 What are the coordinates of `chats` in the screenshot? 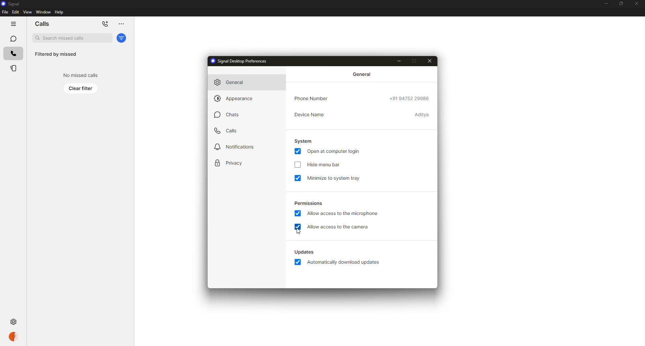 It's located at (12, 38).